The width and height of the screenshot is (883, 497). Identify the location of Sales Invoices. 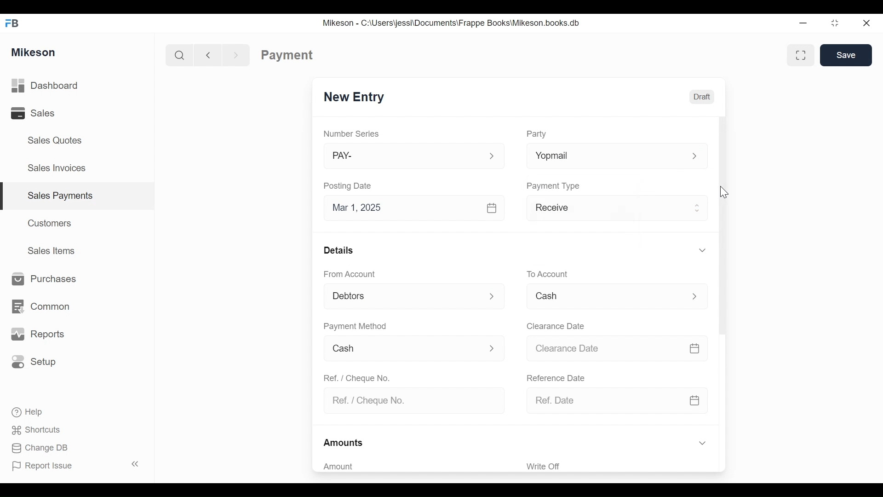
(53, 169).